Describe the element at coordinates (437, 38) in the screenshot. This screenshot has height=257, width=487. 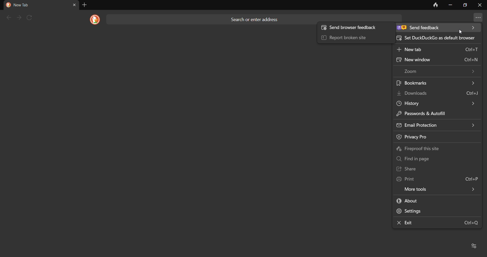
I see `set DuckDuckGo as default broswer` at that location.